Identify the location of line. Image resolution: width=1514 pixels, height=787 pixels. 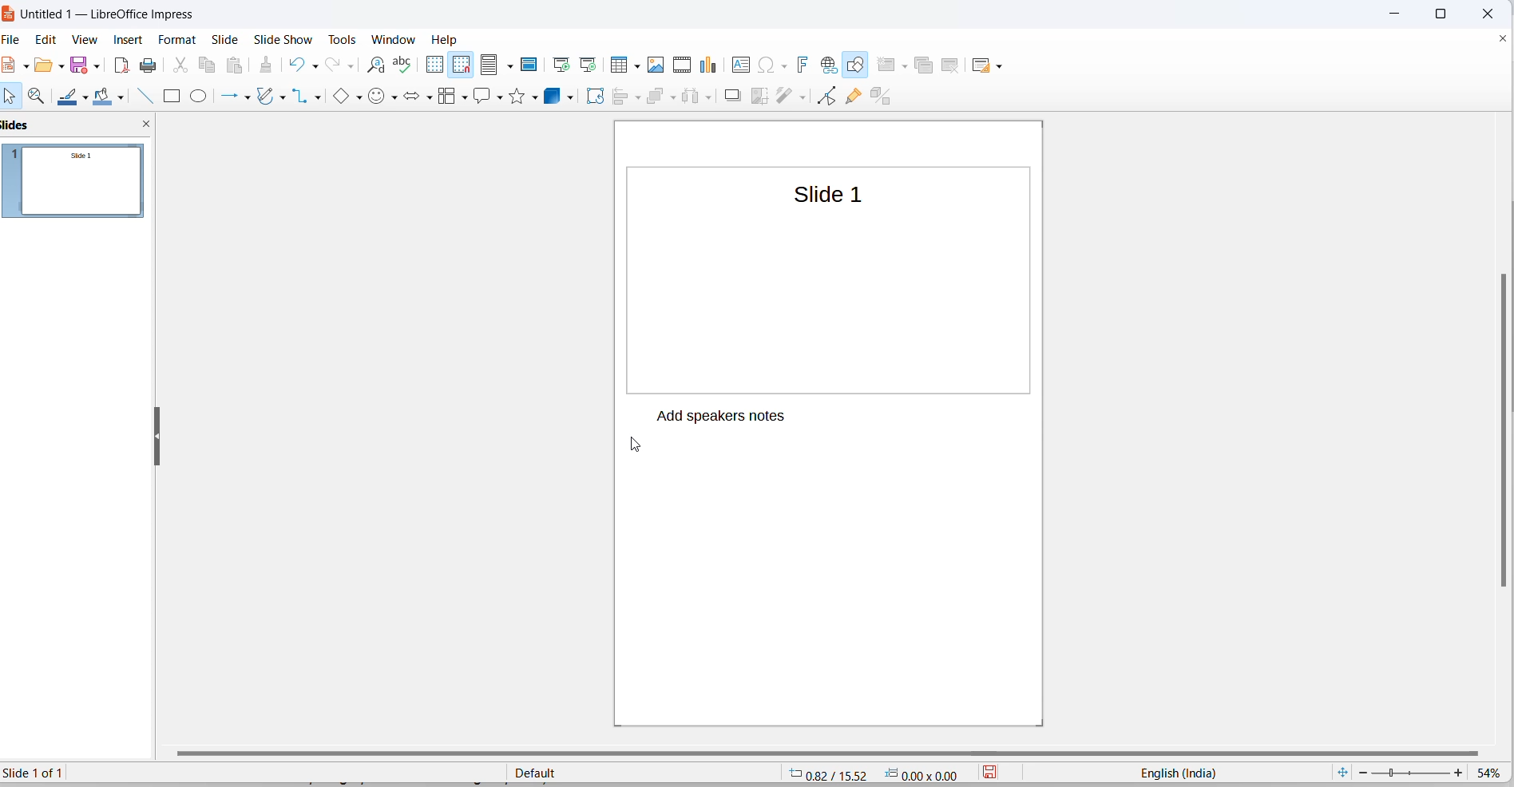
(144, 97).